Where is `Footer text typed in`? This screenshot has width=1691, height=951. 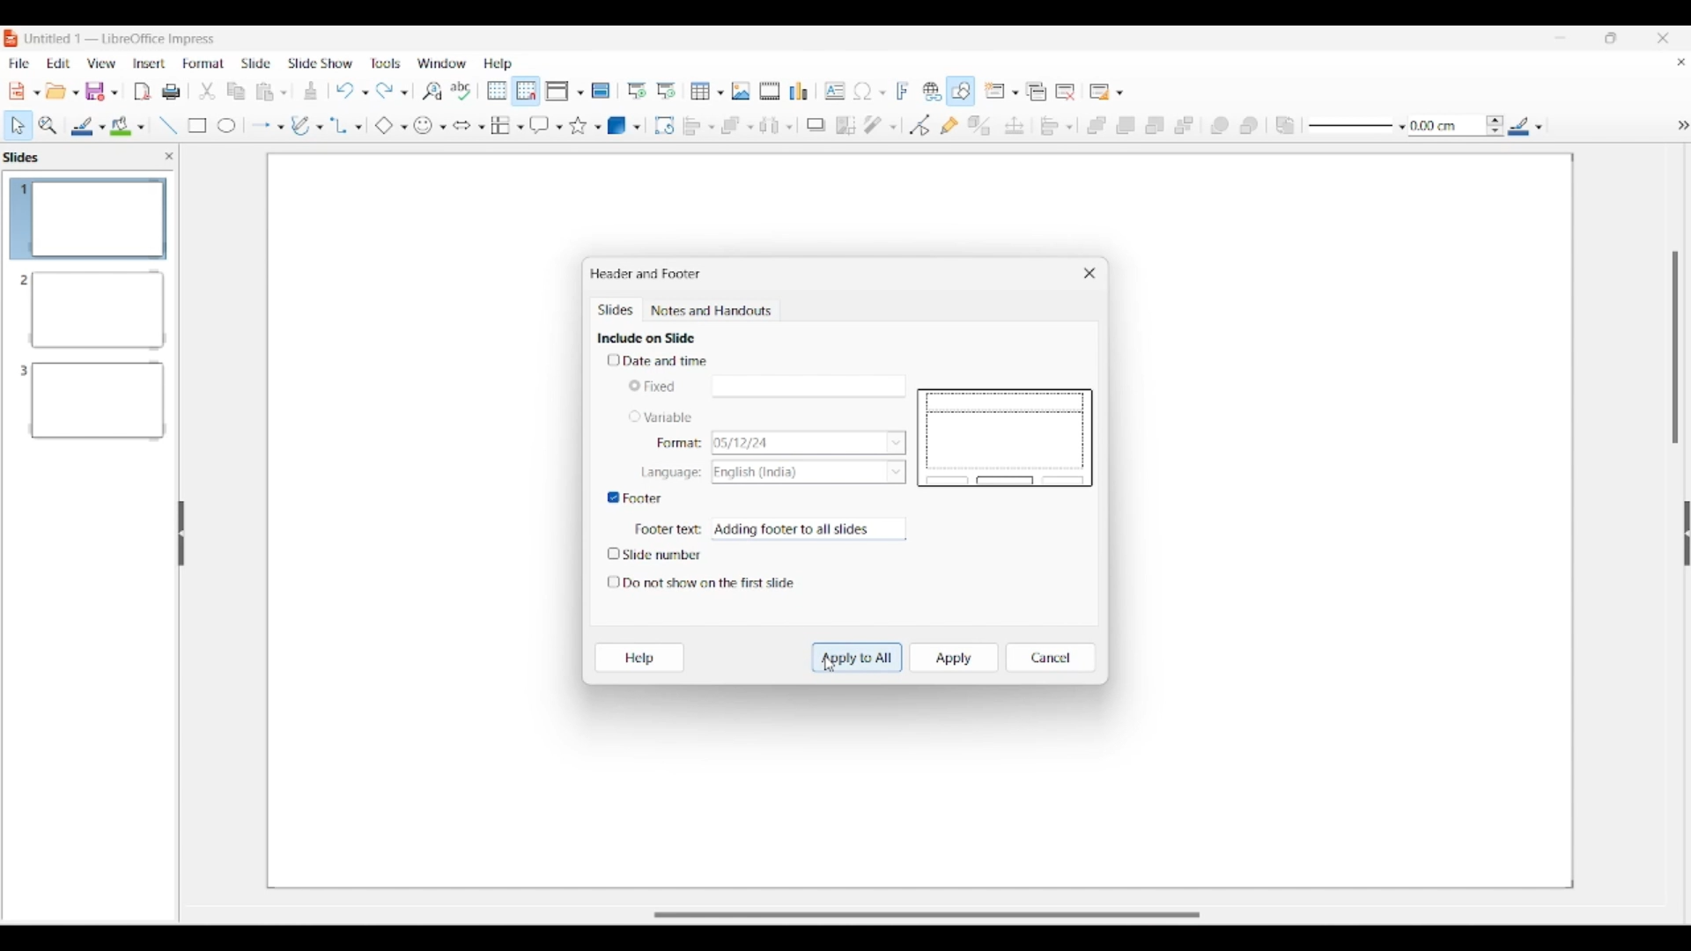
Footer text typed in is located at coordinates (792, 529).